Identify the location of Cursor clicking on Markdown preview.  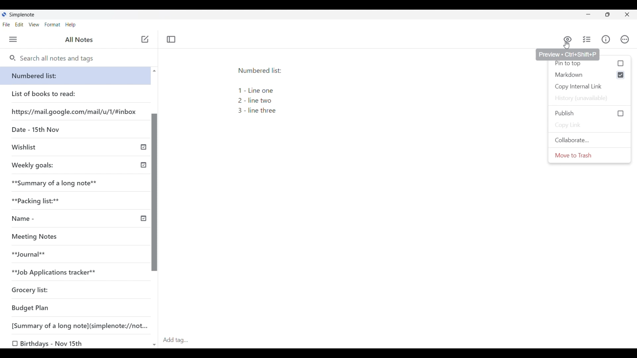
(567, 45).